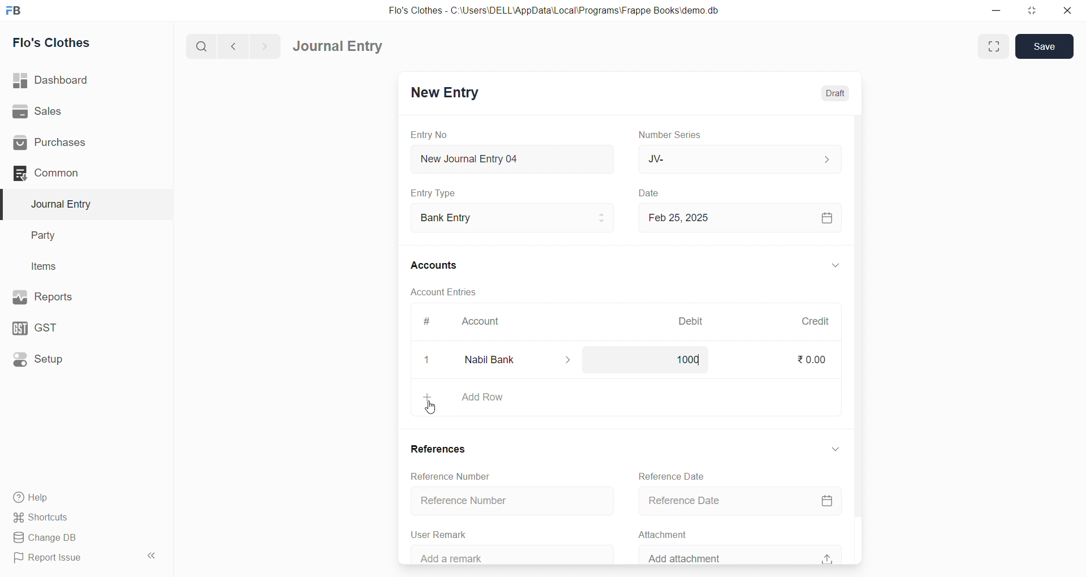  Describe the element at coordinates (441, 264) in the screenshot. I see `Accounts` at that location.